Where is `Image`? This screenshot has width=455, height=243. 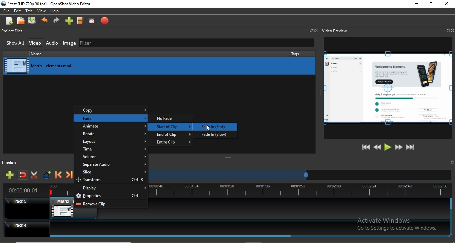
Image is located at coordinates (69, 44).